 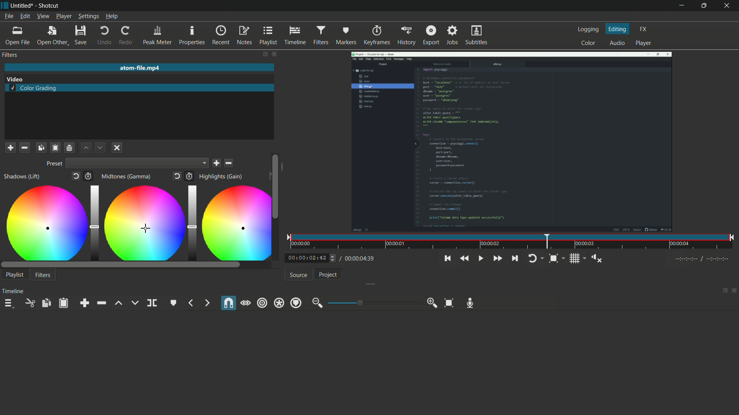 What do you see at coordinates (588, 30) in the screenshot?
I see `logging` at bounding box center [588, 30].